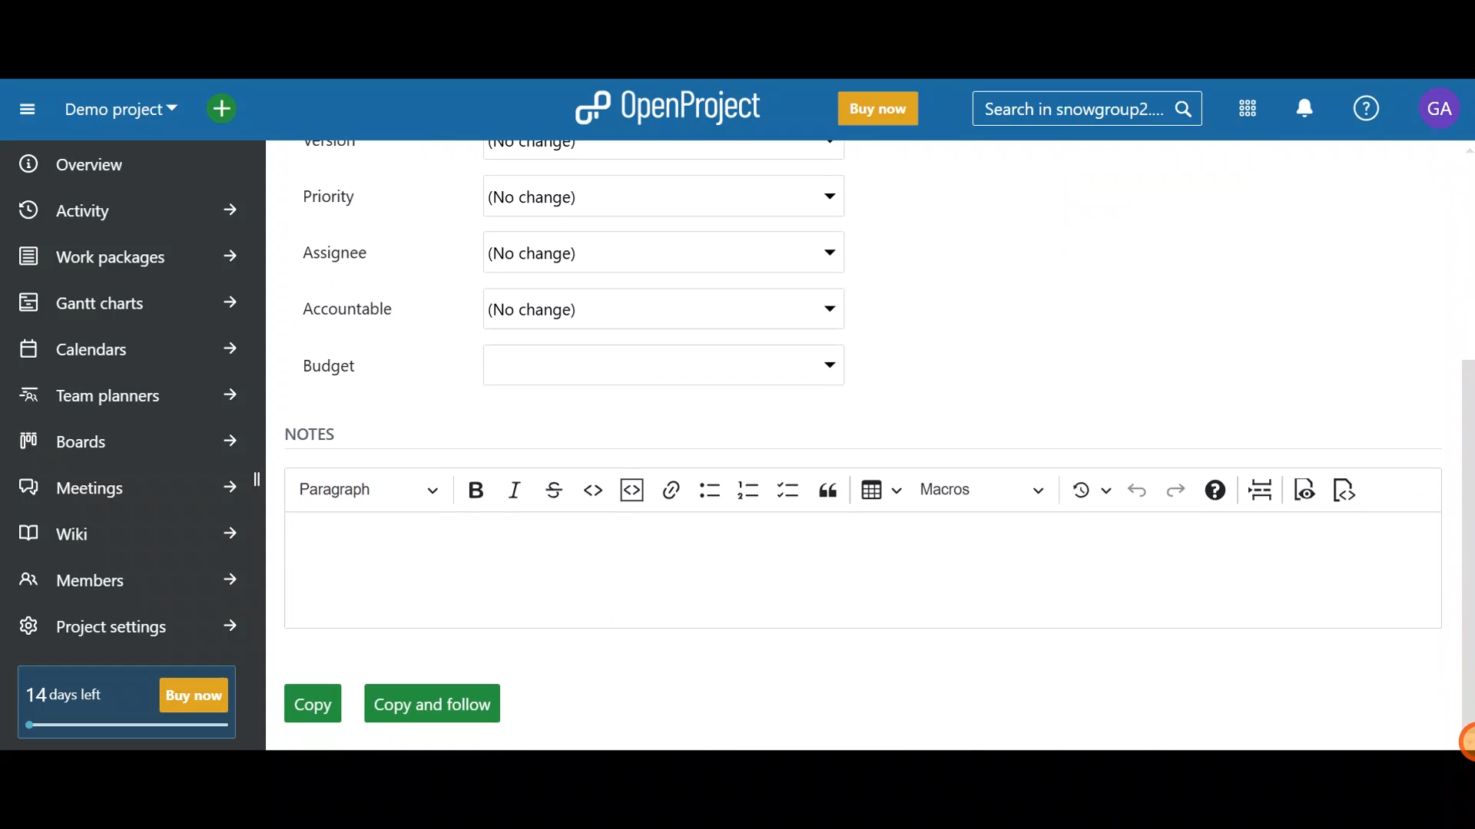 Image resolution: width=1475 pixels, height=829 pixels. What do you see at coordinates (115, 113) in the screenshot?
I see `Demo project` at bounding box center [115, 113].